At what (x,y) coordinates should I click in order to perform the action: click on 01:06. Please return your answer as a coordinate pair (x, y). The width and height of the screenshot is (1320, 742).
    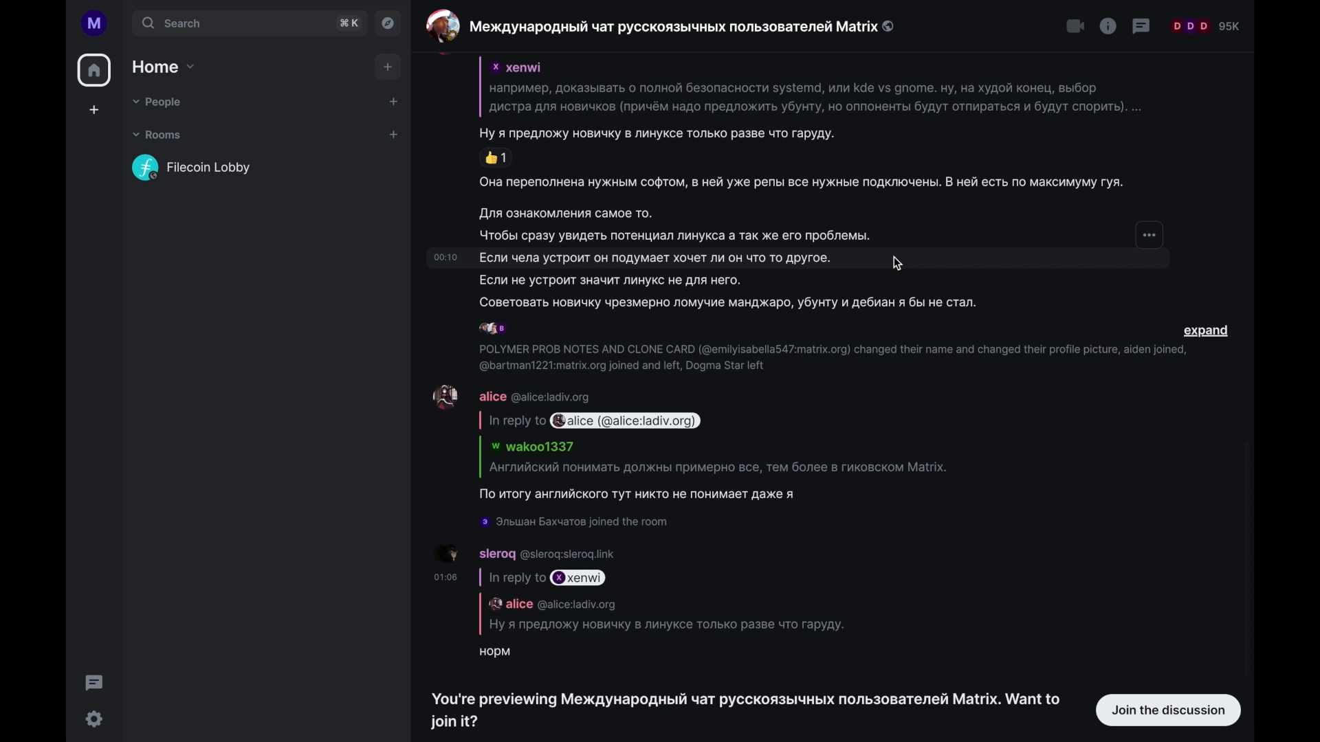
    Looking at the image, I should click on (443, 578).